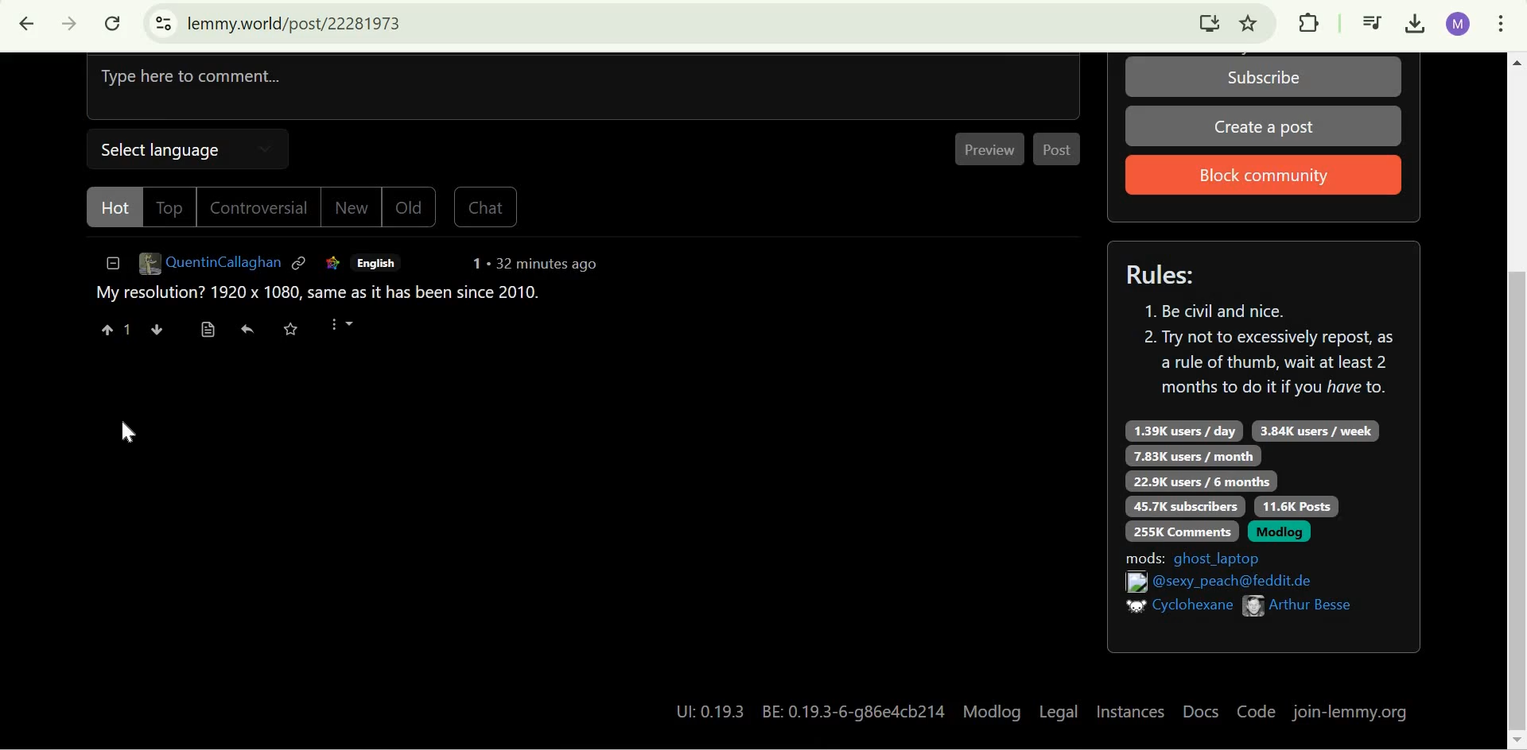  Describe the element at coordinates (115, 23) in the screenshot. I see `Reload this page` at that location.